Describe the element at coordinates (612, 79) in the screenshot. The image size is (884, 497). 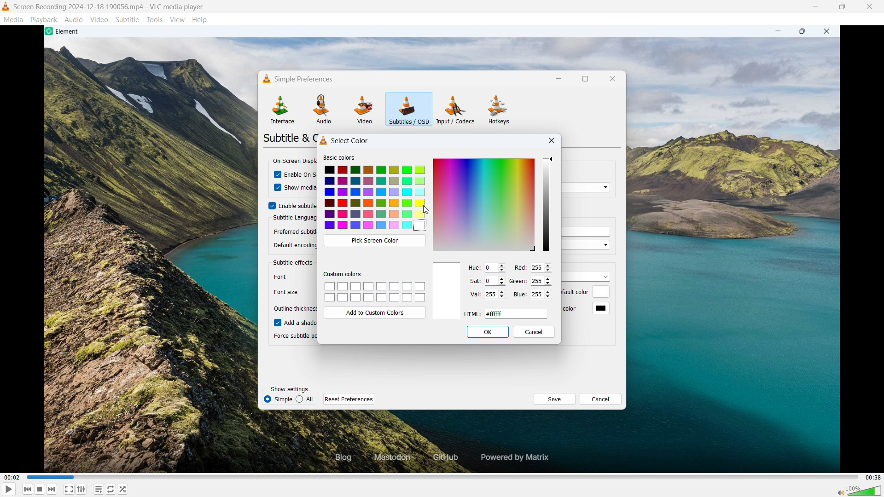
I see `Close dialogue box ` at that location.